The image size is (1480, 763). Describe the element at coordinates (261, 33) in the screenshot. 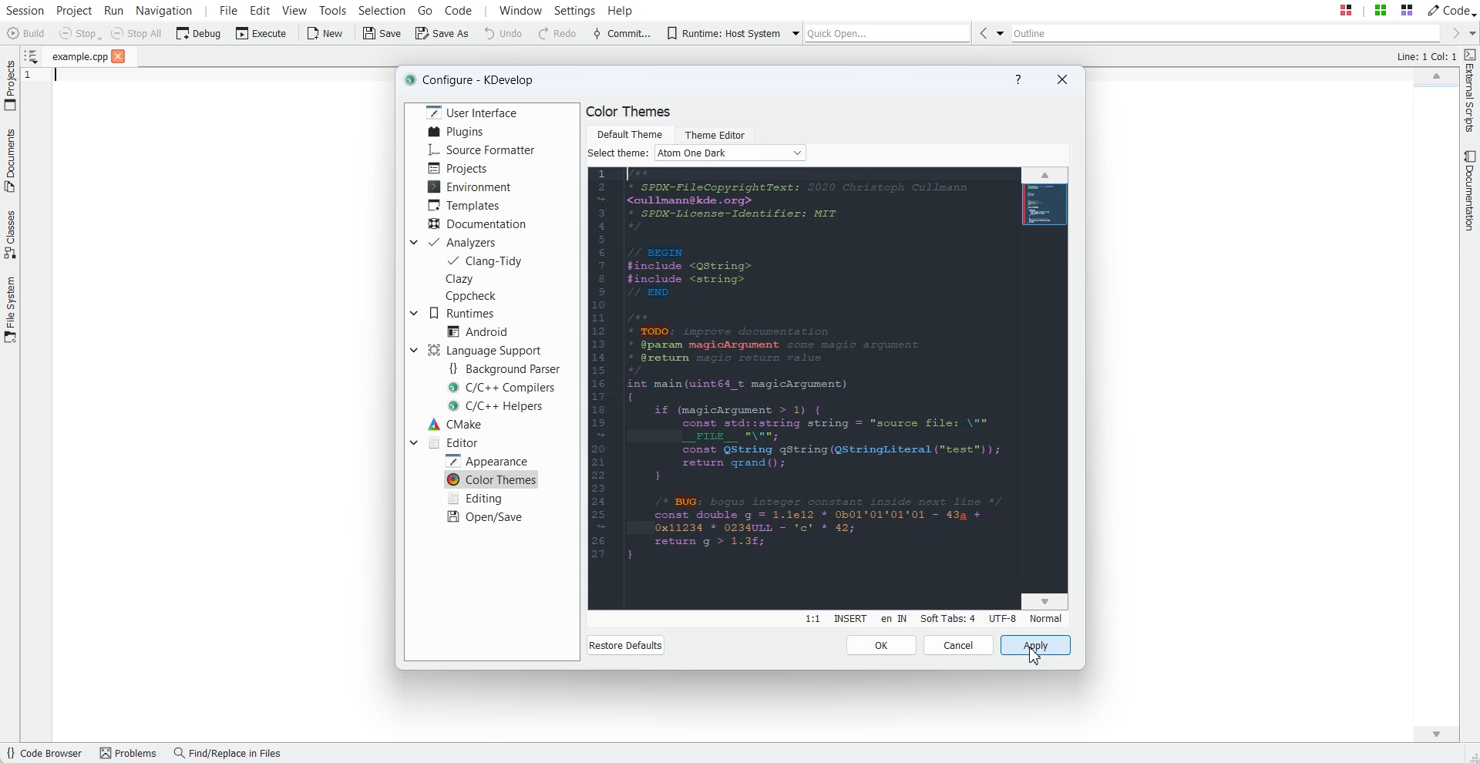

I see `Execute` at that location.